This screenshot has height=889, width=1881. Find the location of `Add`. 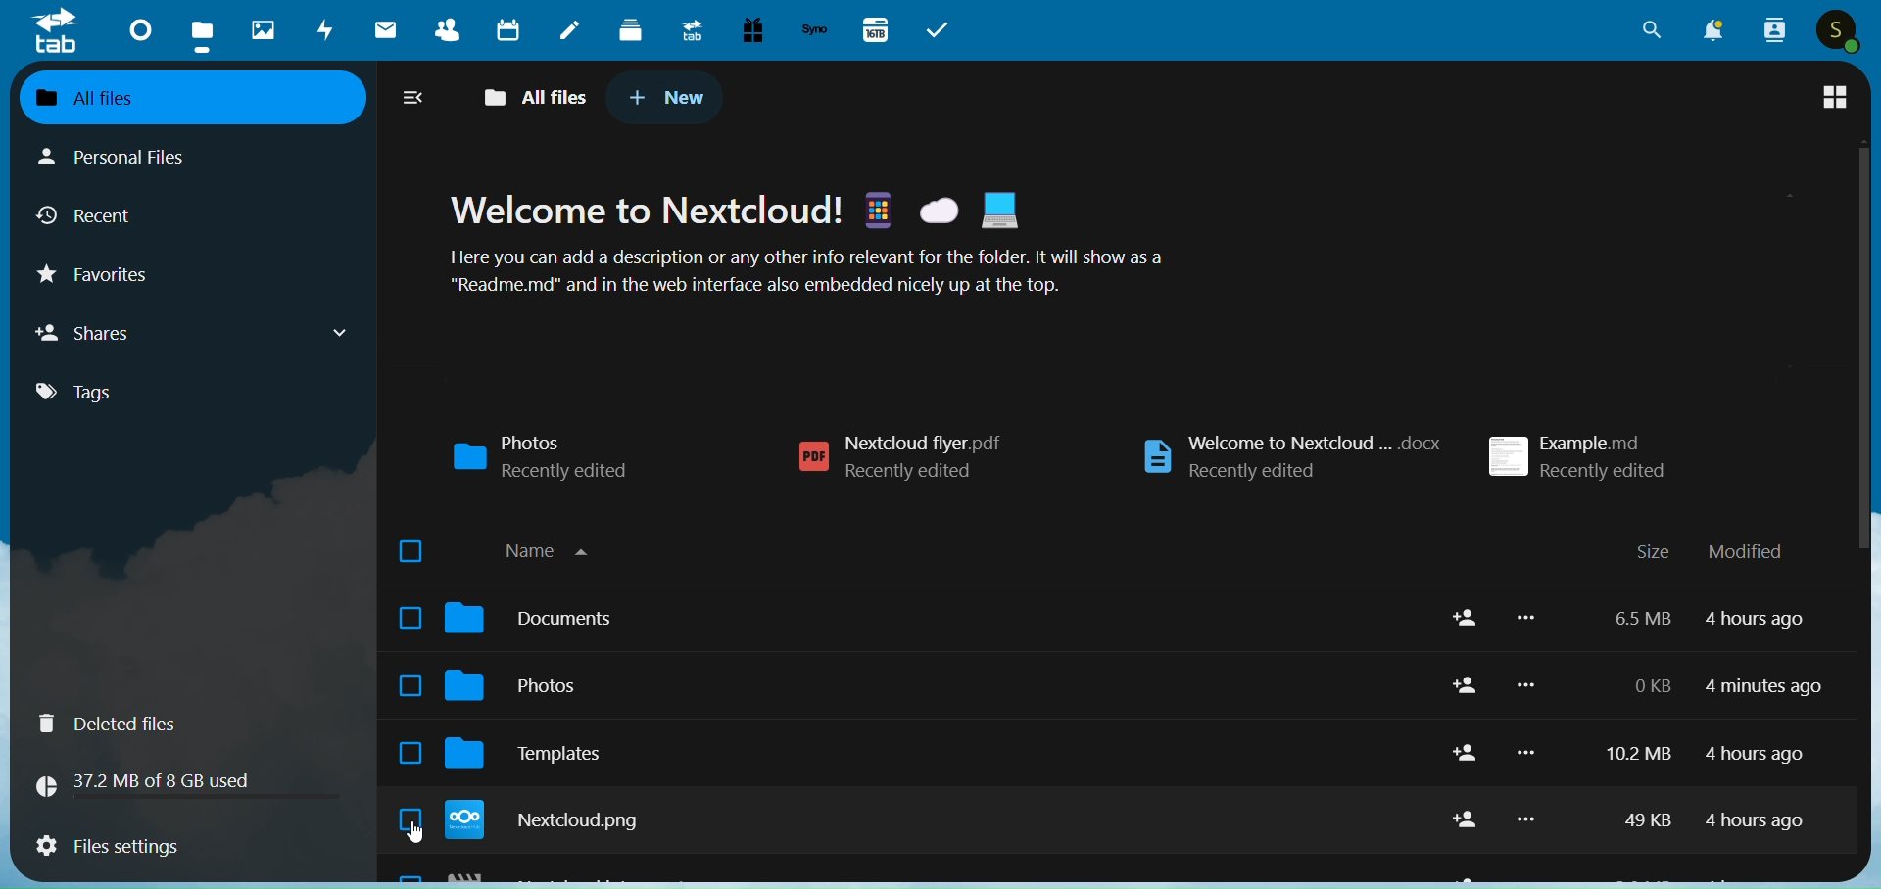

Add is located at coordinates (1467, 752).